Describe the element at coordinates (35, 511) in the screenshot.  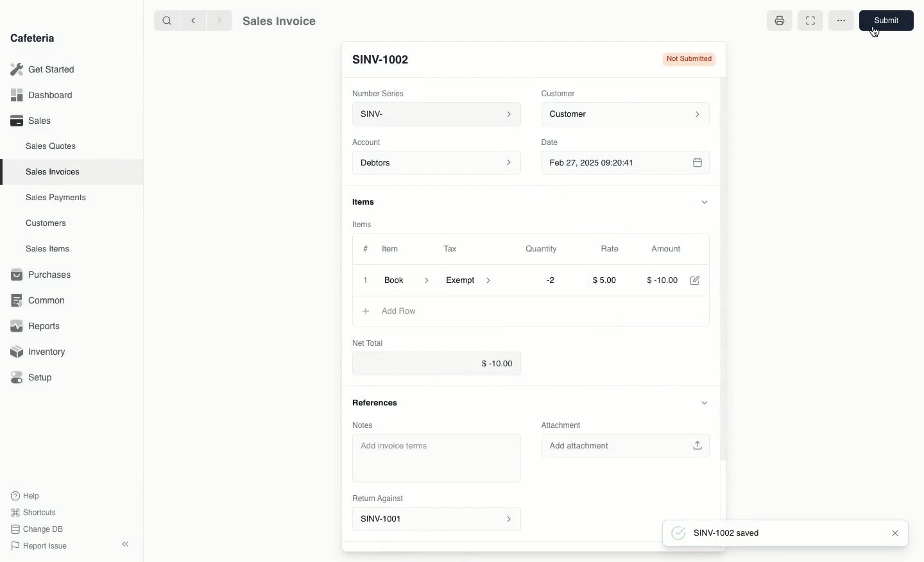
I see `Shortcuts` at that location.